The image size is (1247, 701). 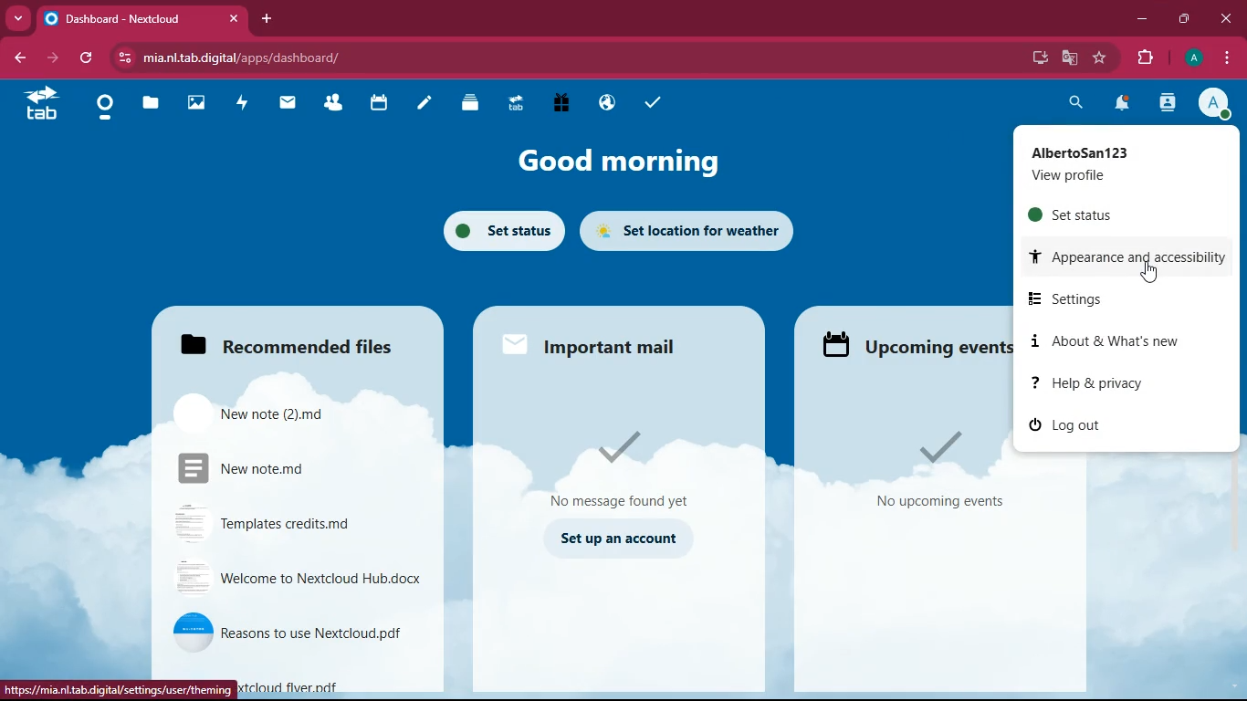 What do you see at coordinates (267, 19) in the screenshot?
I see `add tab` at bounding box center [267, 19].